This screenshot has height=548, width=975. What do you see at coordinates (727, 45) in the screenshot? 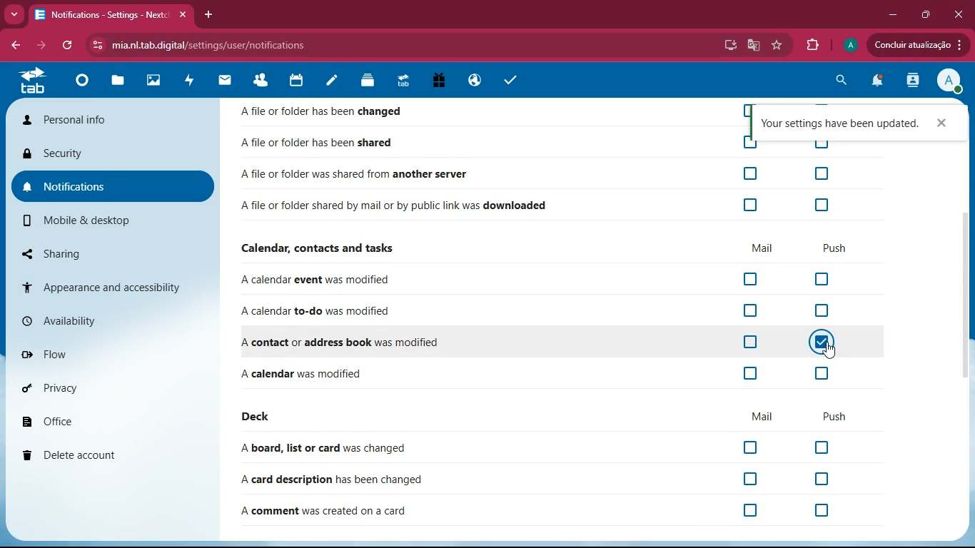
I see `desktop` at bounding box center [727, 45].